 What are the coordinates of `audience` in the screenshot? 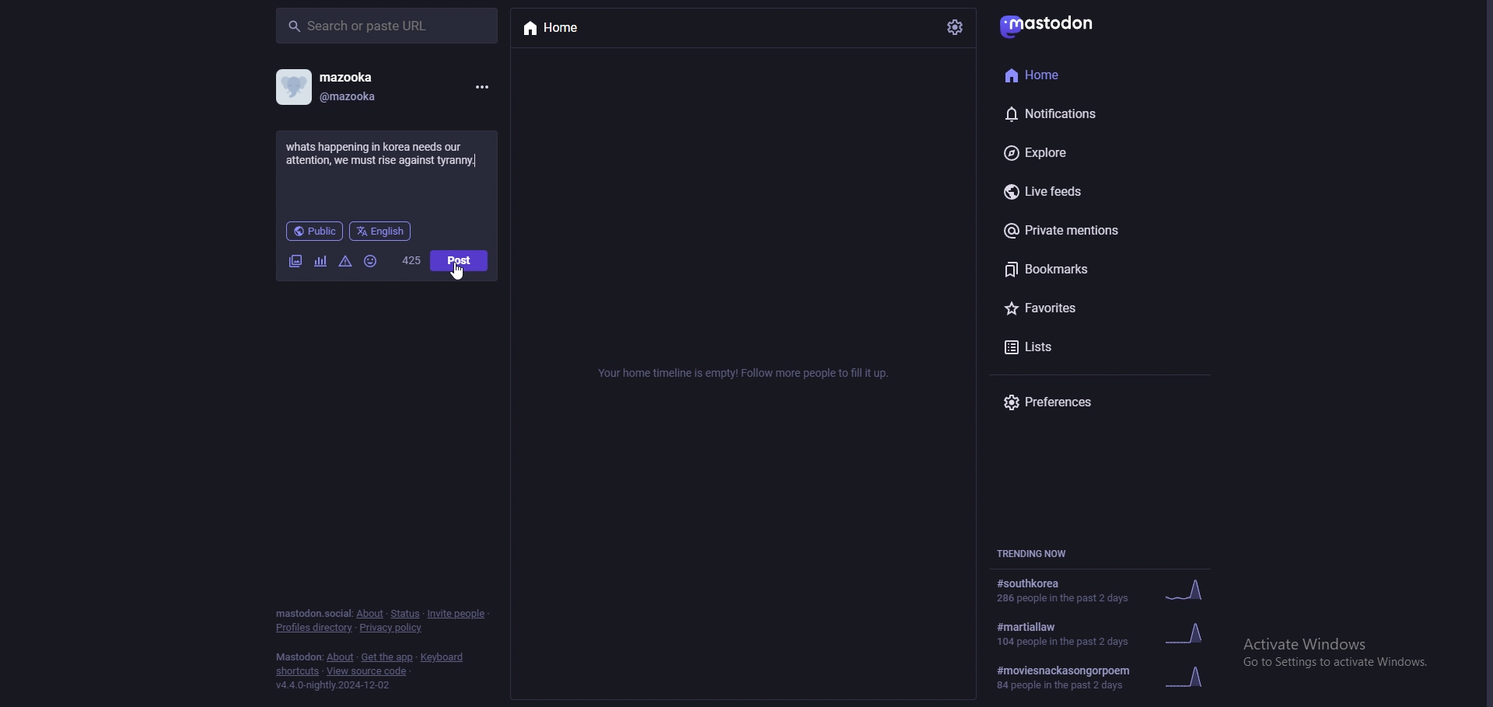 It's located at (315, 231).